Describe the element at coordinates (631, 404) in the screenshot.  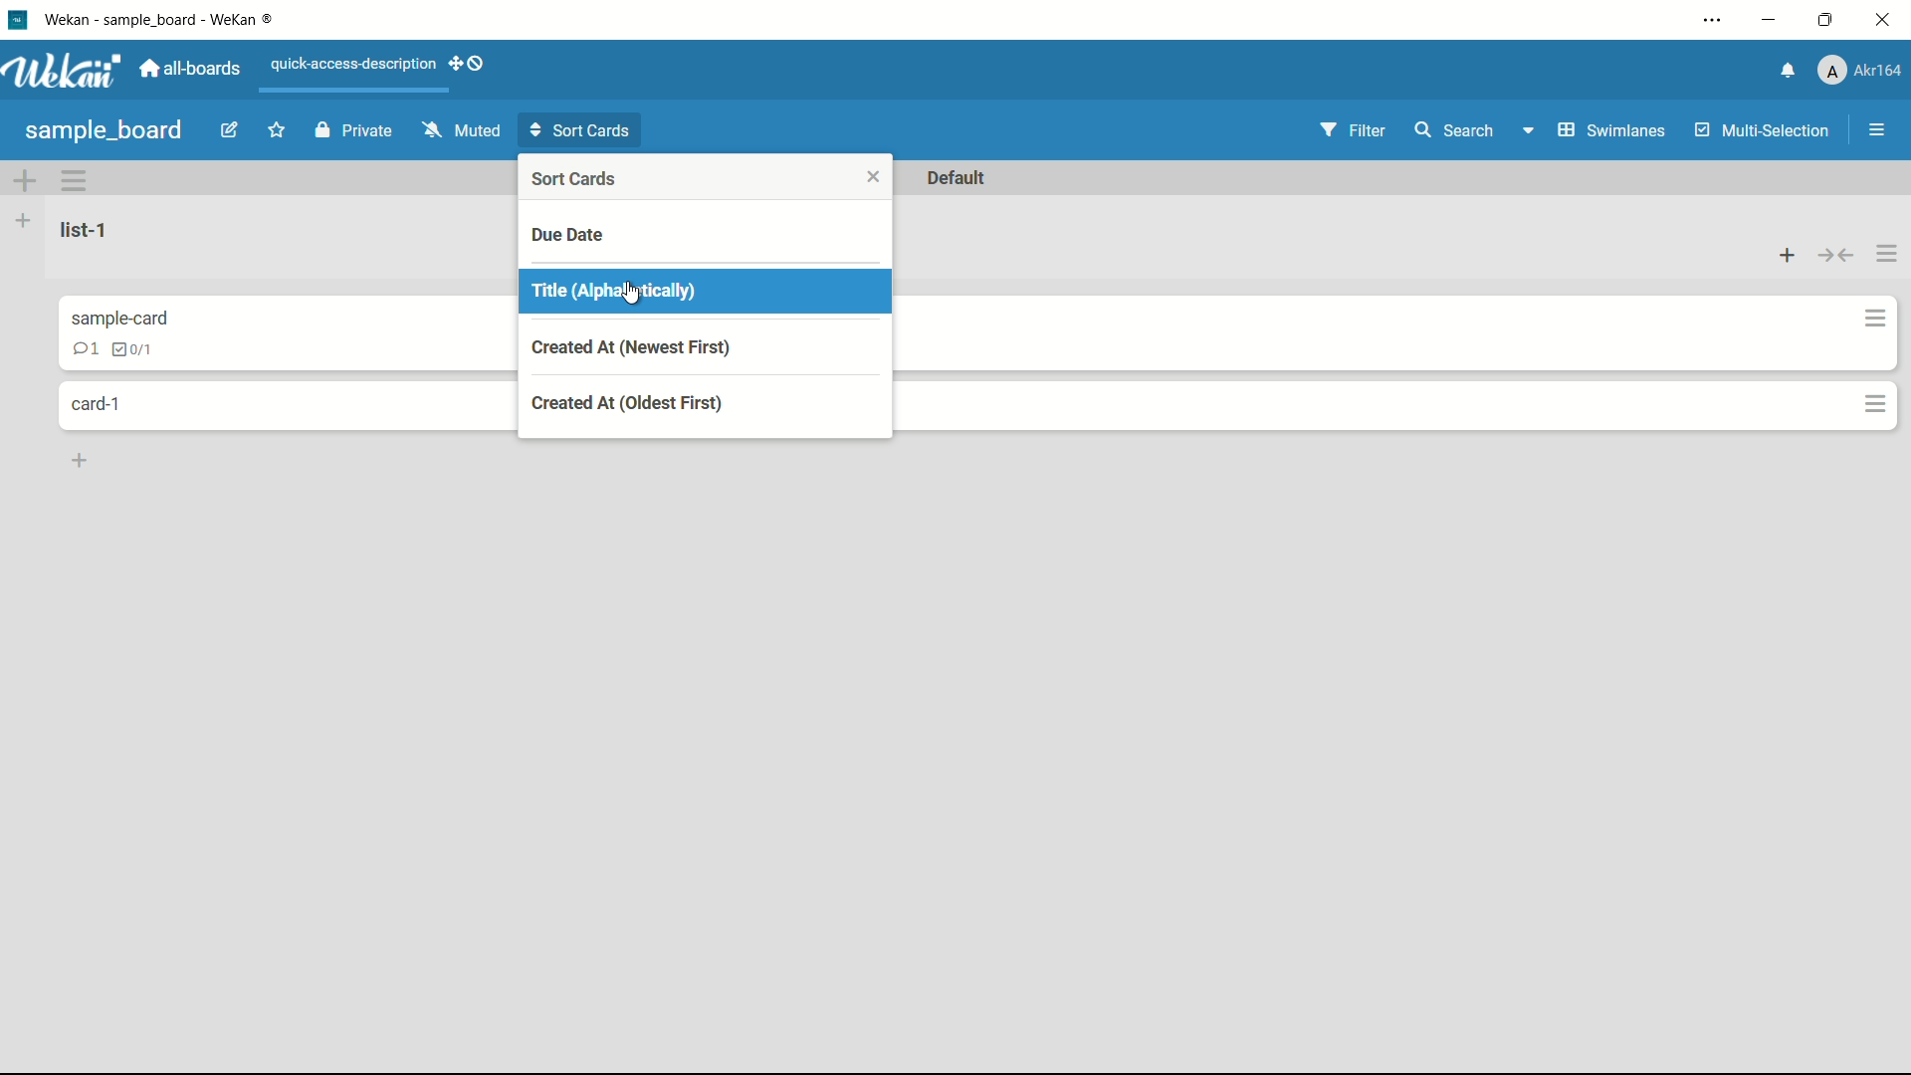
I see `created at(oldest first)` at that location.